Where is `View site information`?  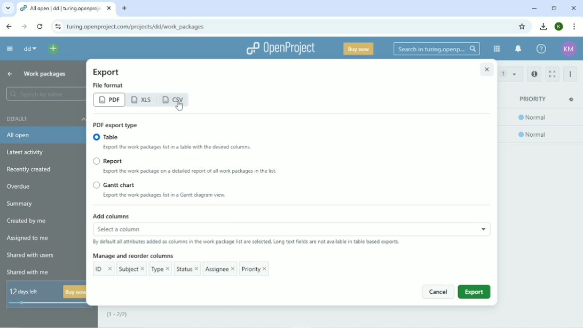 View site information is located at coordinates (58, 26).